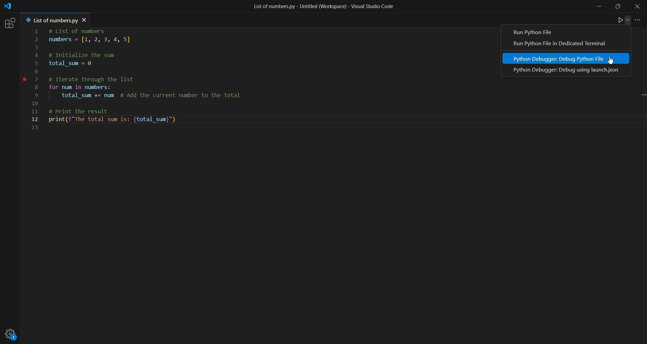  I want to click on extension, so click(10, 23).